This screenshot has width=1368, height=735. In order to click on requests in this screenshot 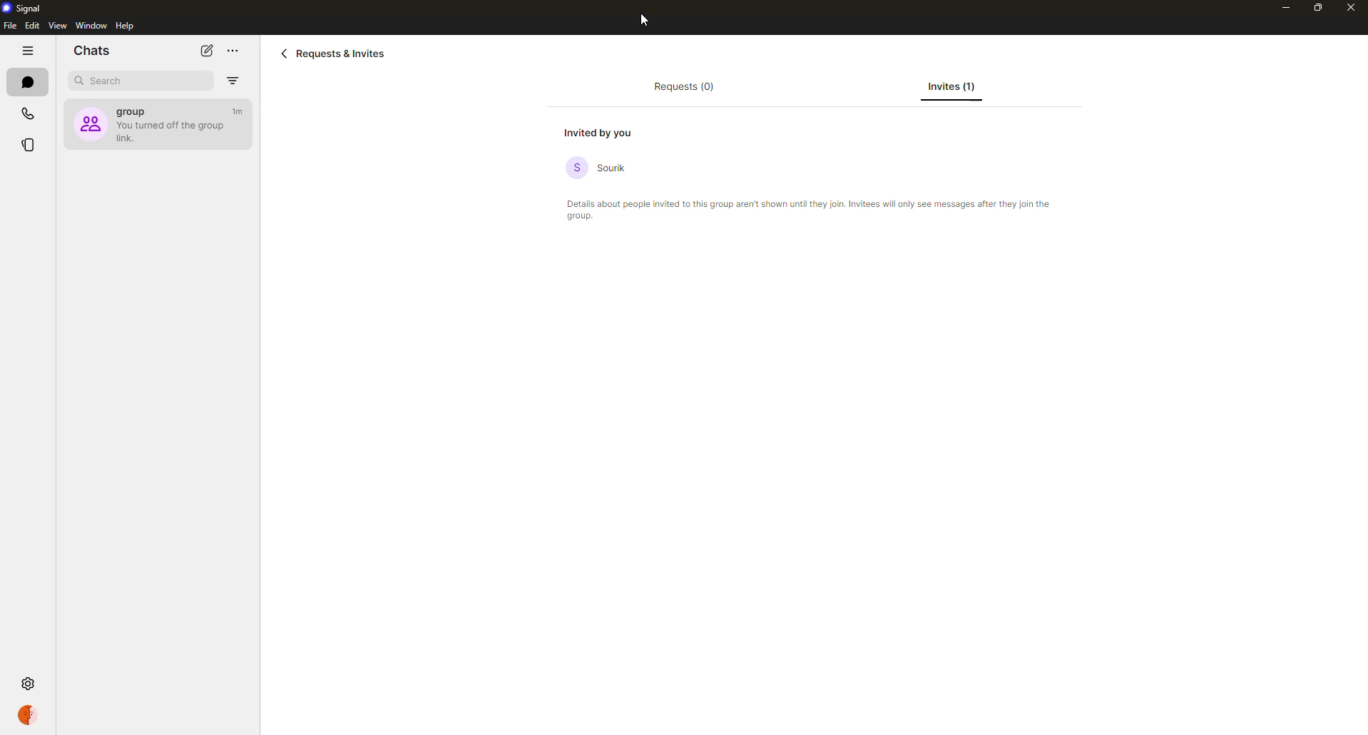, I will do `click(682, 88)`.